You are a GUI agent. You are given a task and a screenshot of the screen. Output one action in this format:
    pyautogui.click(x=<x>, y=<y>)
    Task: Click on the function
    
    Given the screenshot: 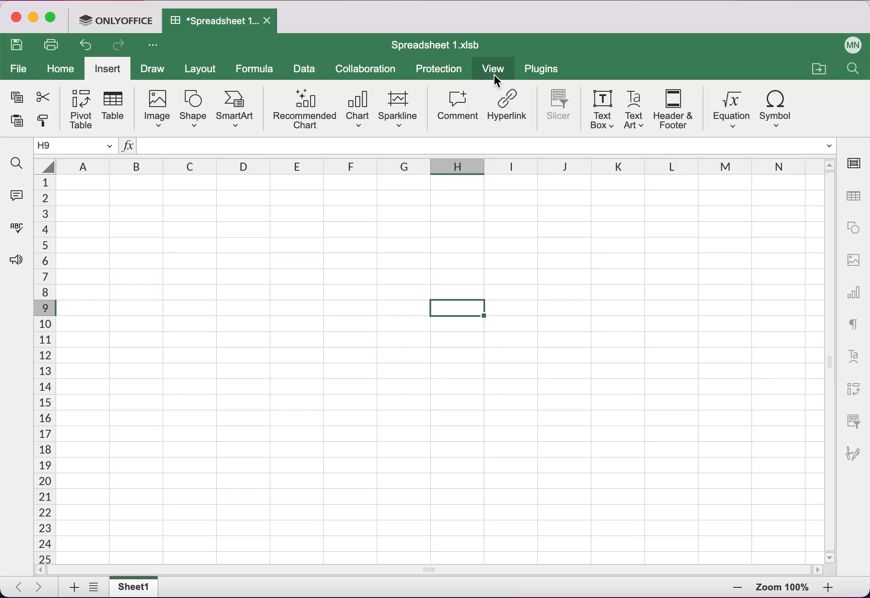 What is the action you would take?
    pyautogui.click(x=484, y=145)
    